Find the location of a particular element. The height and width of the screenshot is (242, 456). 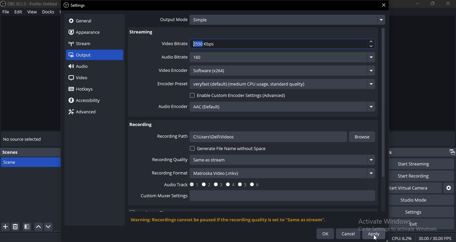

2500 Kbps. is located at coordinates (279, 43).